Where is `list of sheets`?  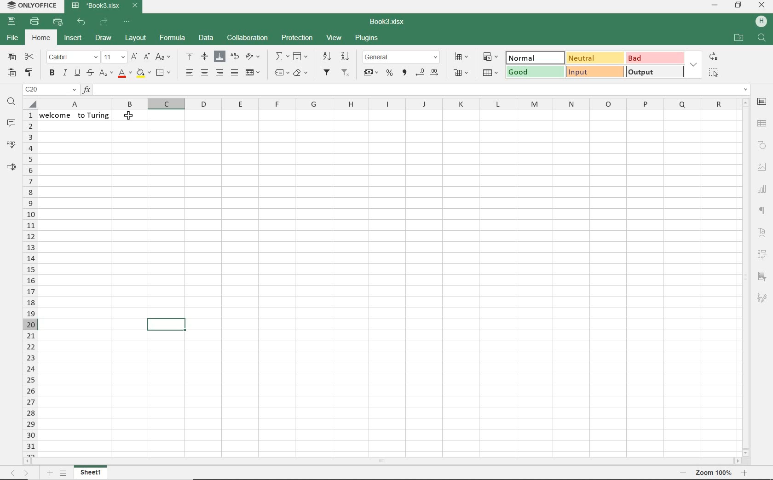 list of sheets is located at coordinates (64, 473).